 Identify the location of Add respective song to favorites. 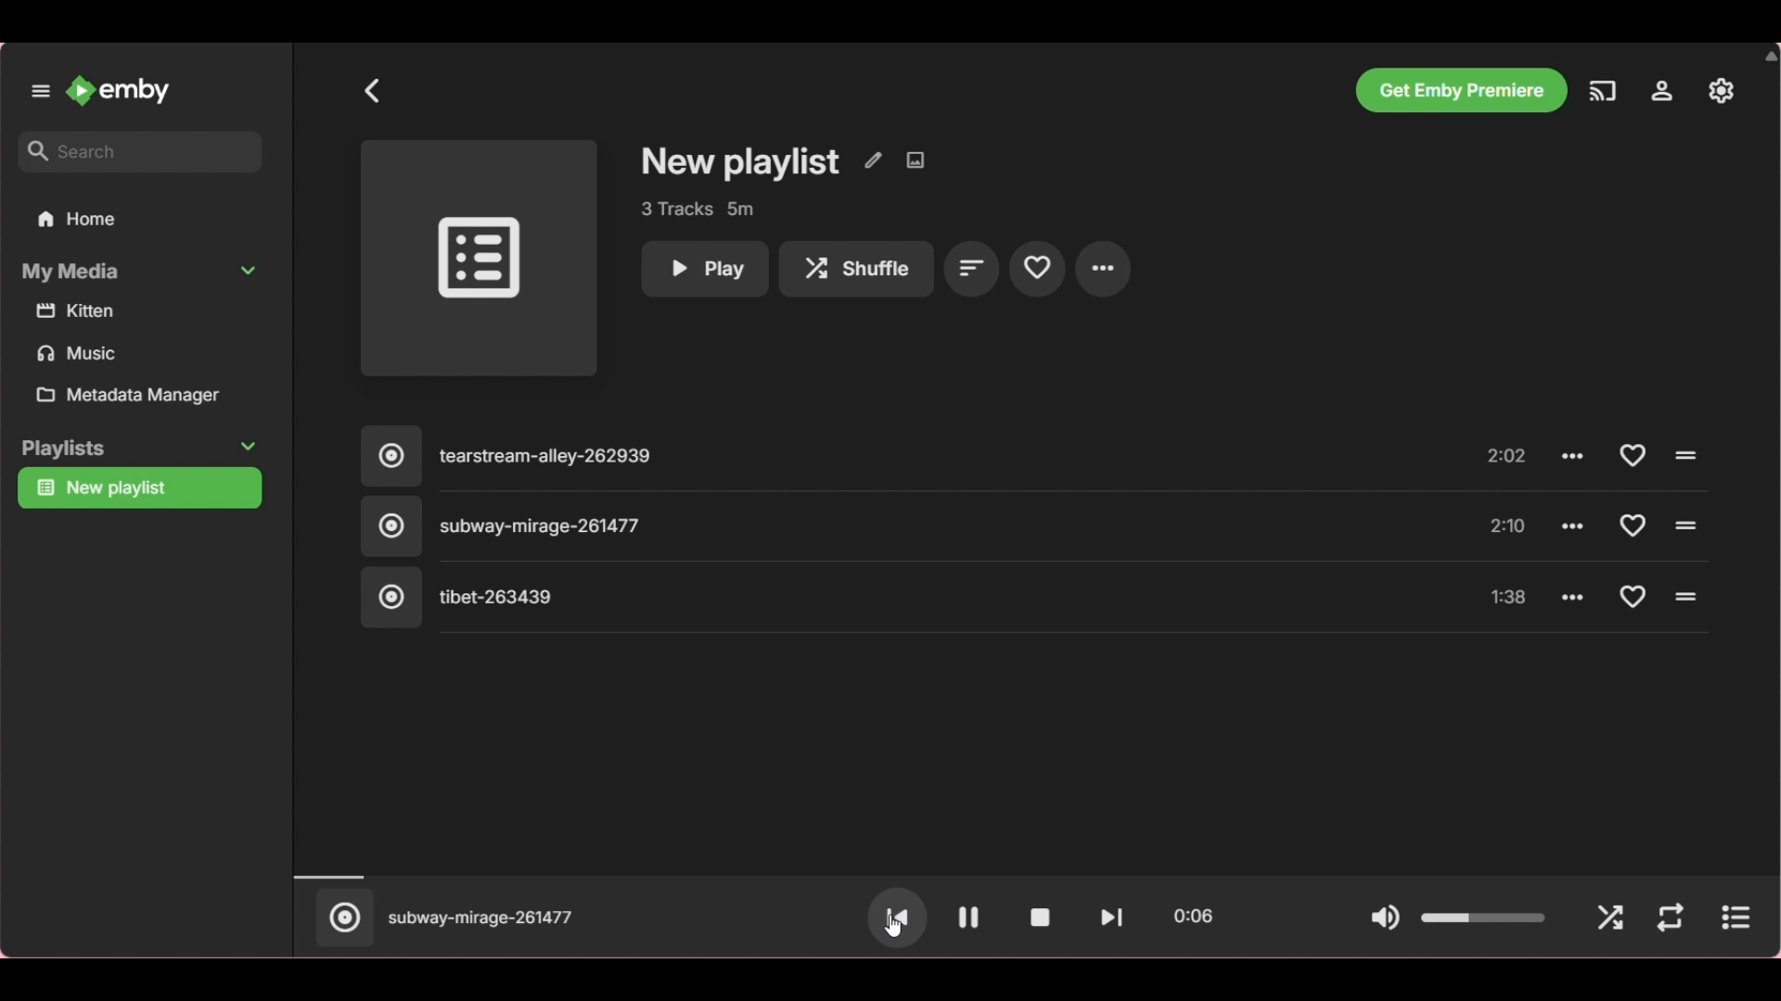
(1631, 525).